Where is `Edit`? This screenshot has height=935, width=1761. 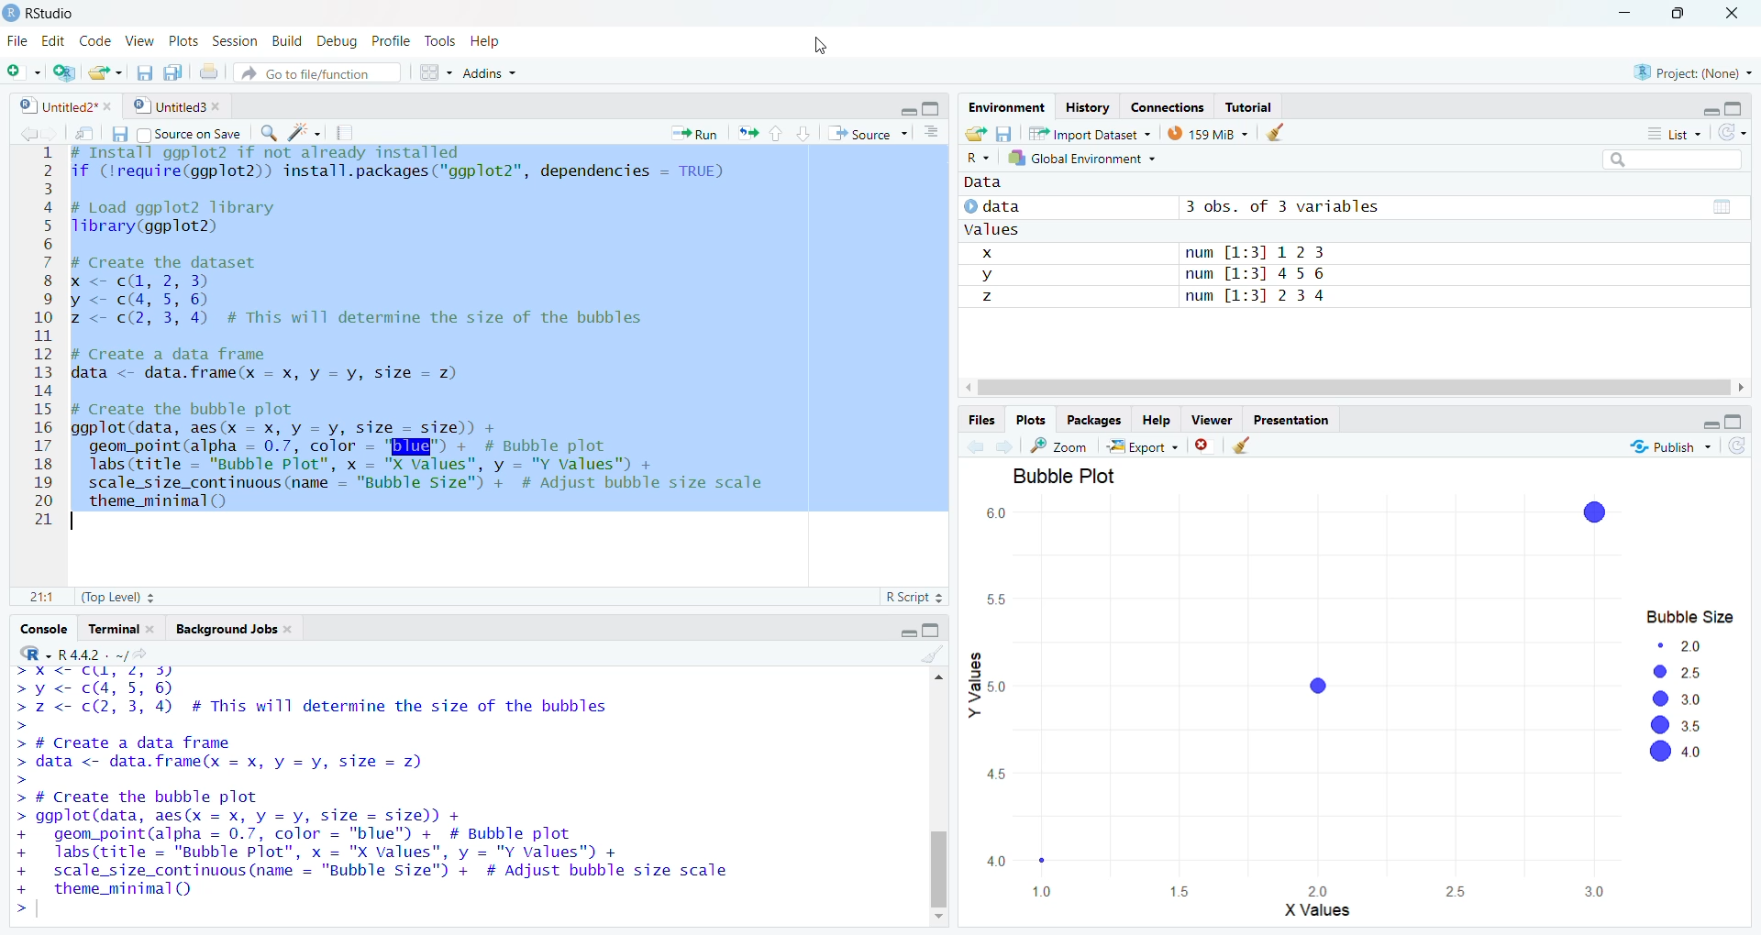
Edit is located at coordinates (51, 40).